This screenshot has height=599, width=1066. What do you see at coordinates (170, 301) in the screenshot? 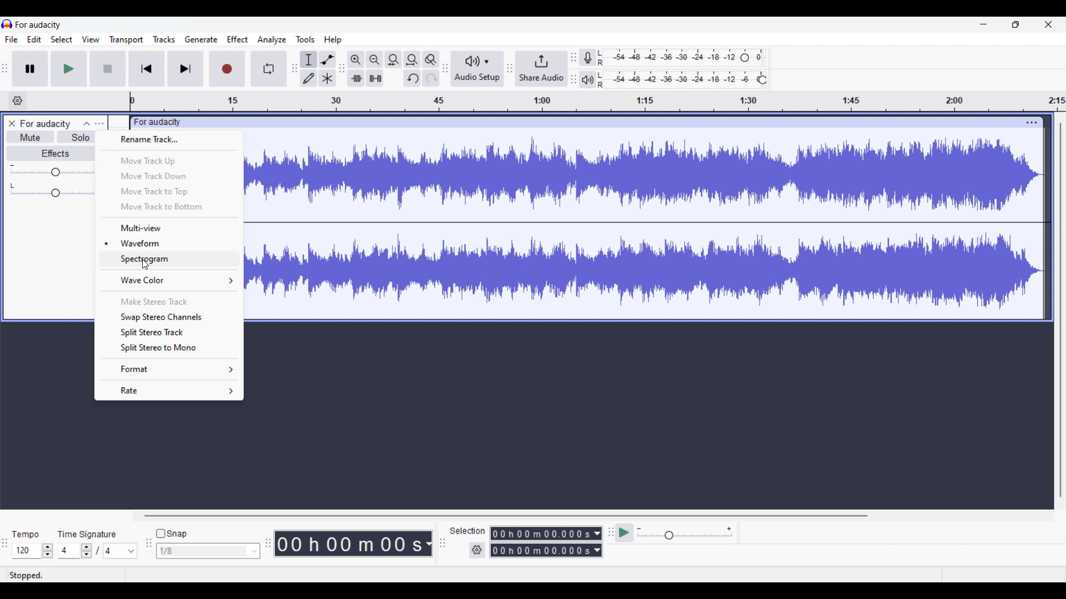
I see `Make stereo track` at bounding box center [170, 301].